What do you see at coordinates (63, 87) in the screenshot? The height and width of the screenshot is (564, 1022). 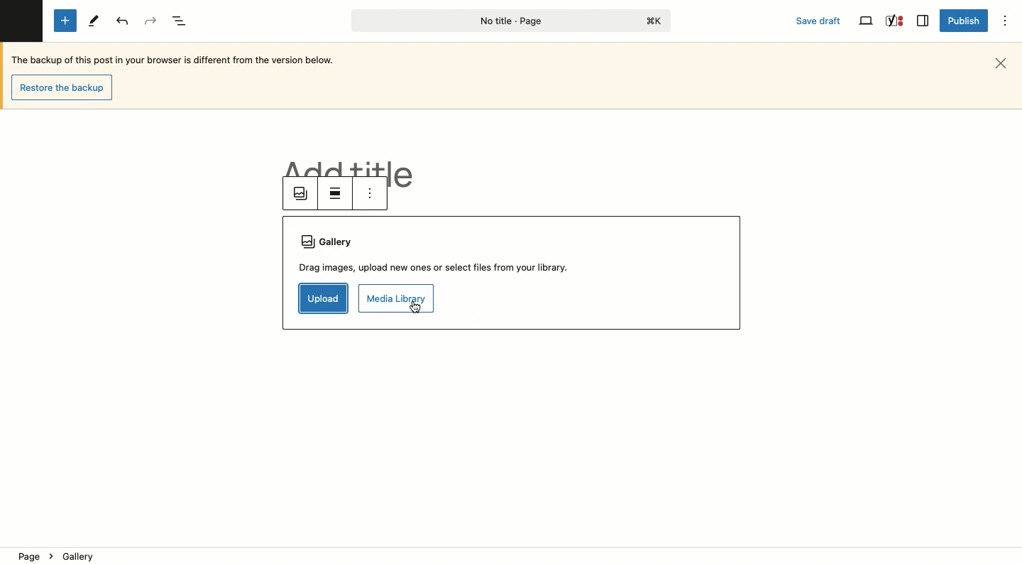 I see `Restore the backup` at bounding box center [63, 87].